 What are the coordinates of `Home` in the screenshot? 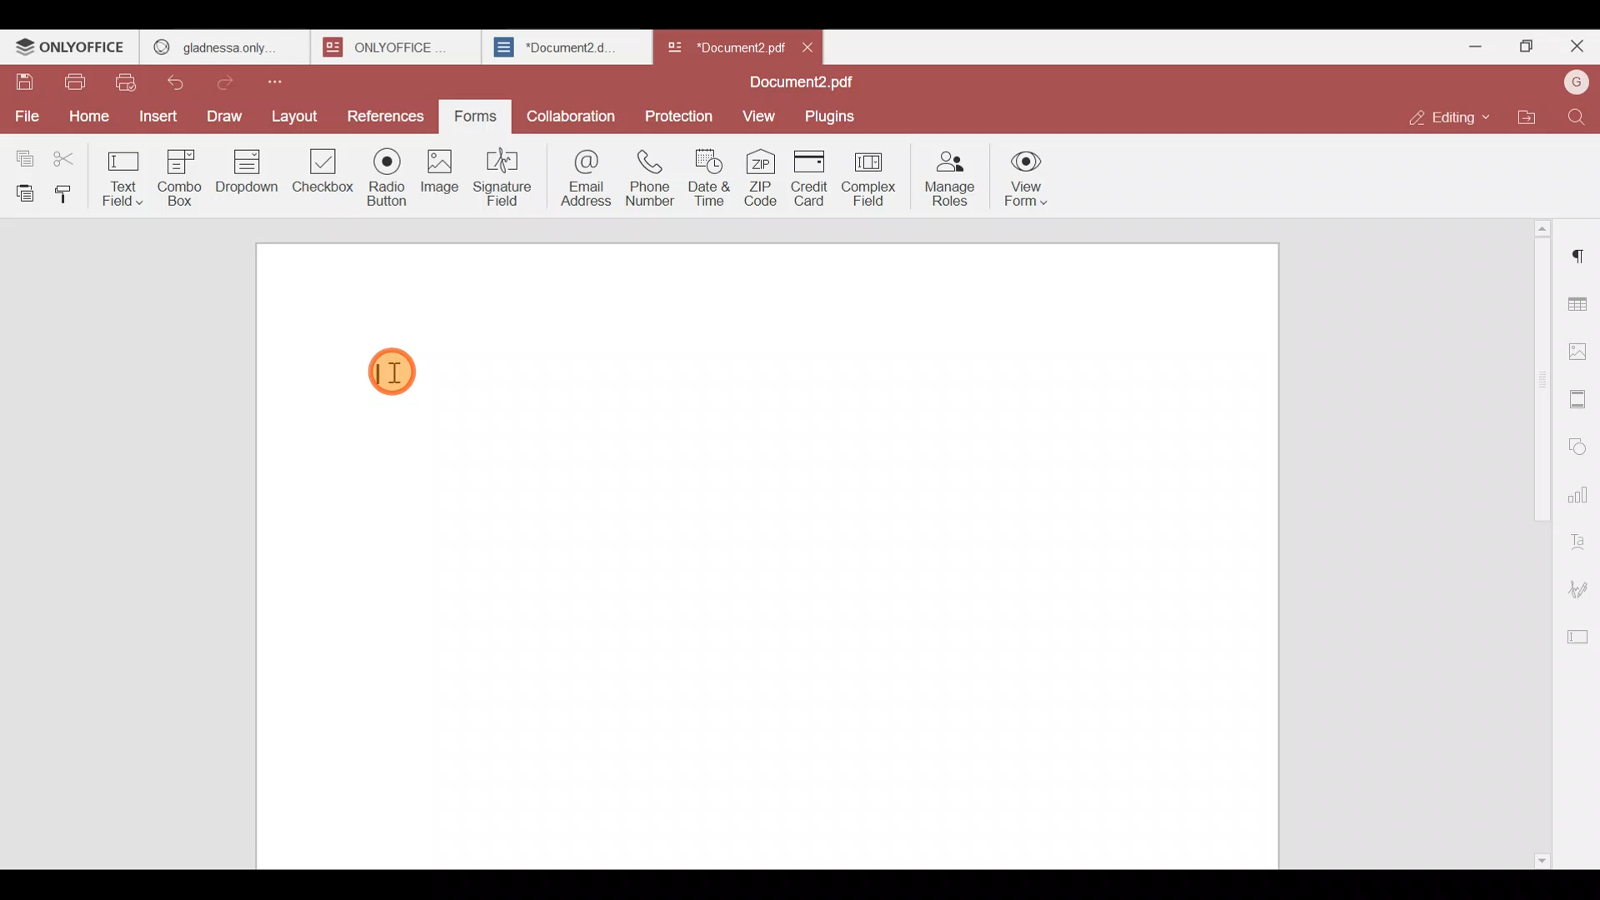 It's located at (87, 114).